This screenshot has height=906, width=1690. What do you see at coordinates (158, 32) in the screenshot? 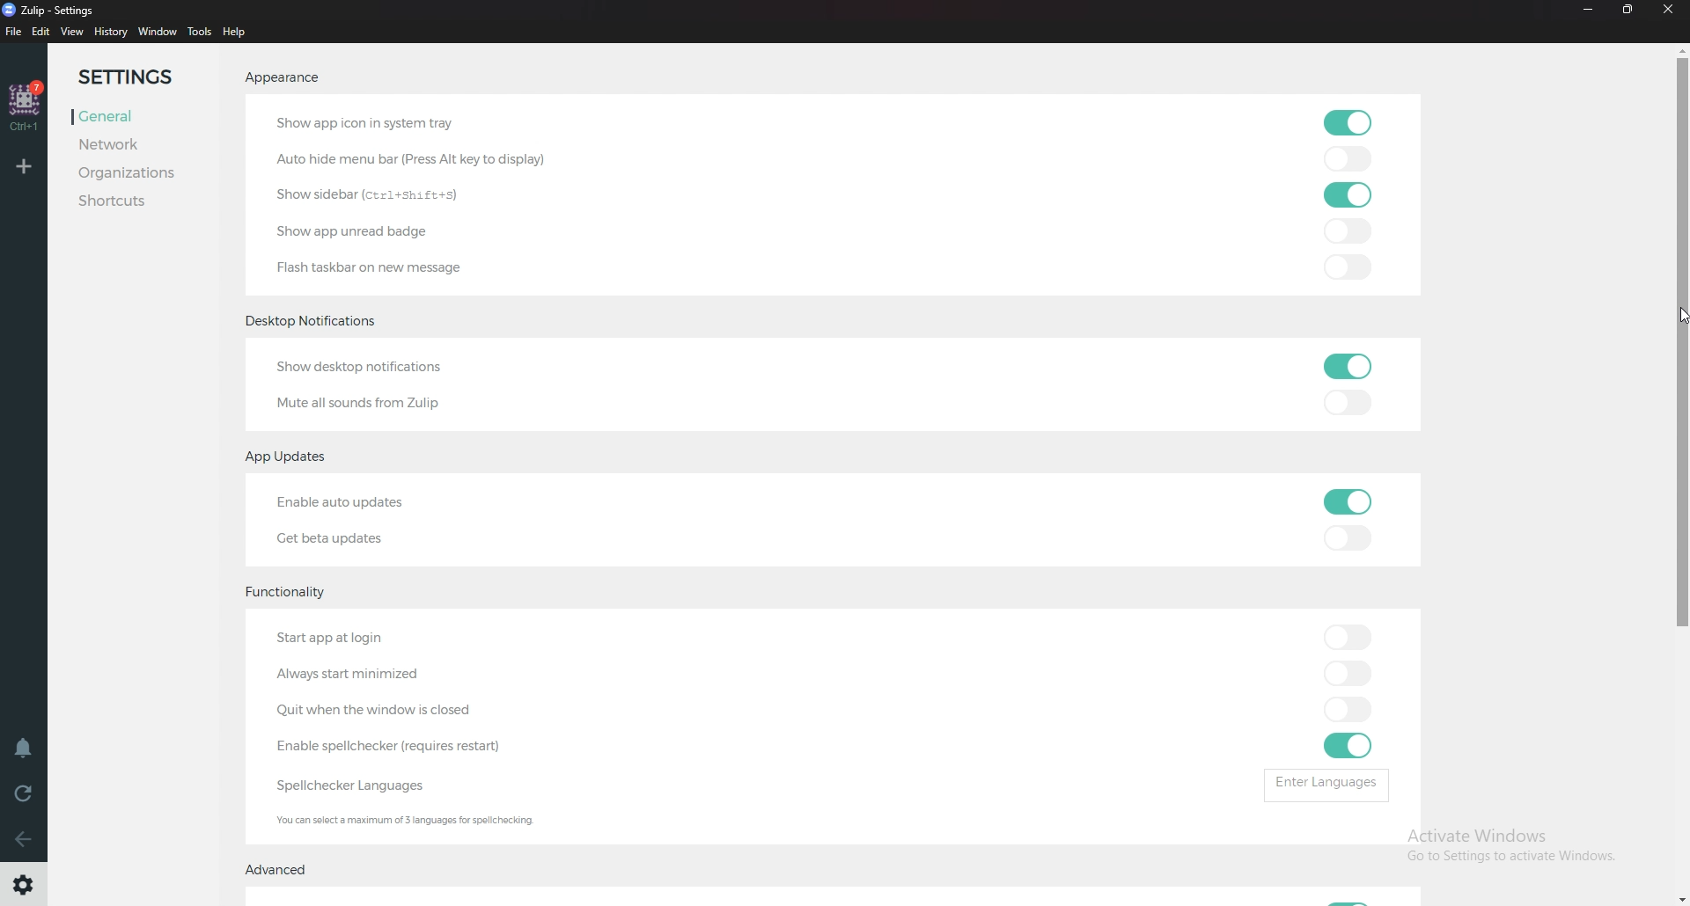
I see `Window` at bounding box center [158, 32].